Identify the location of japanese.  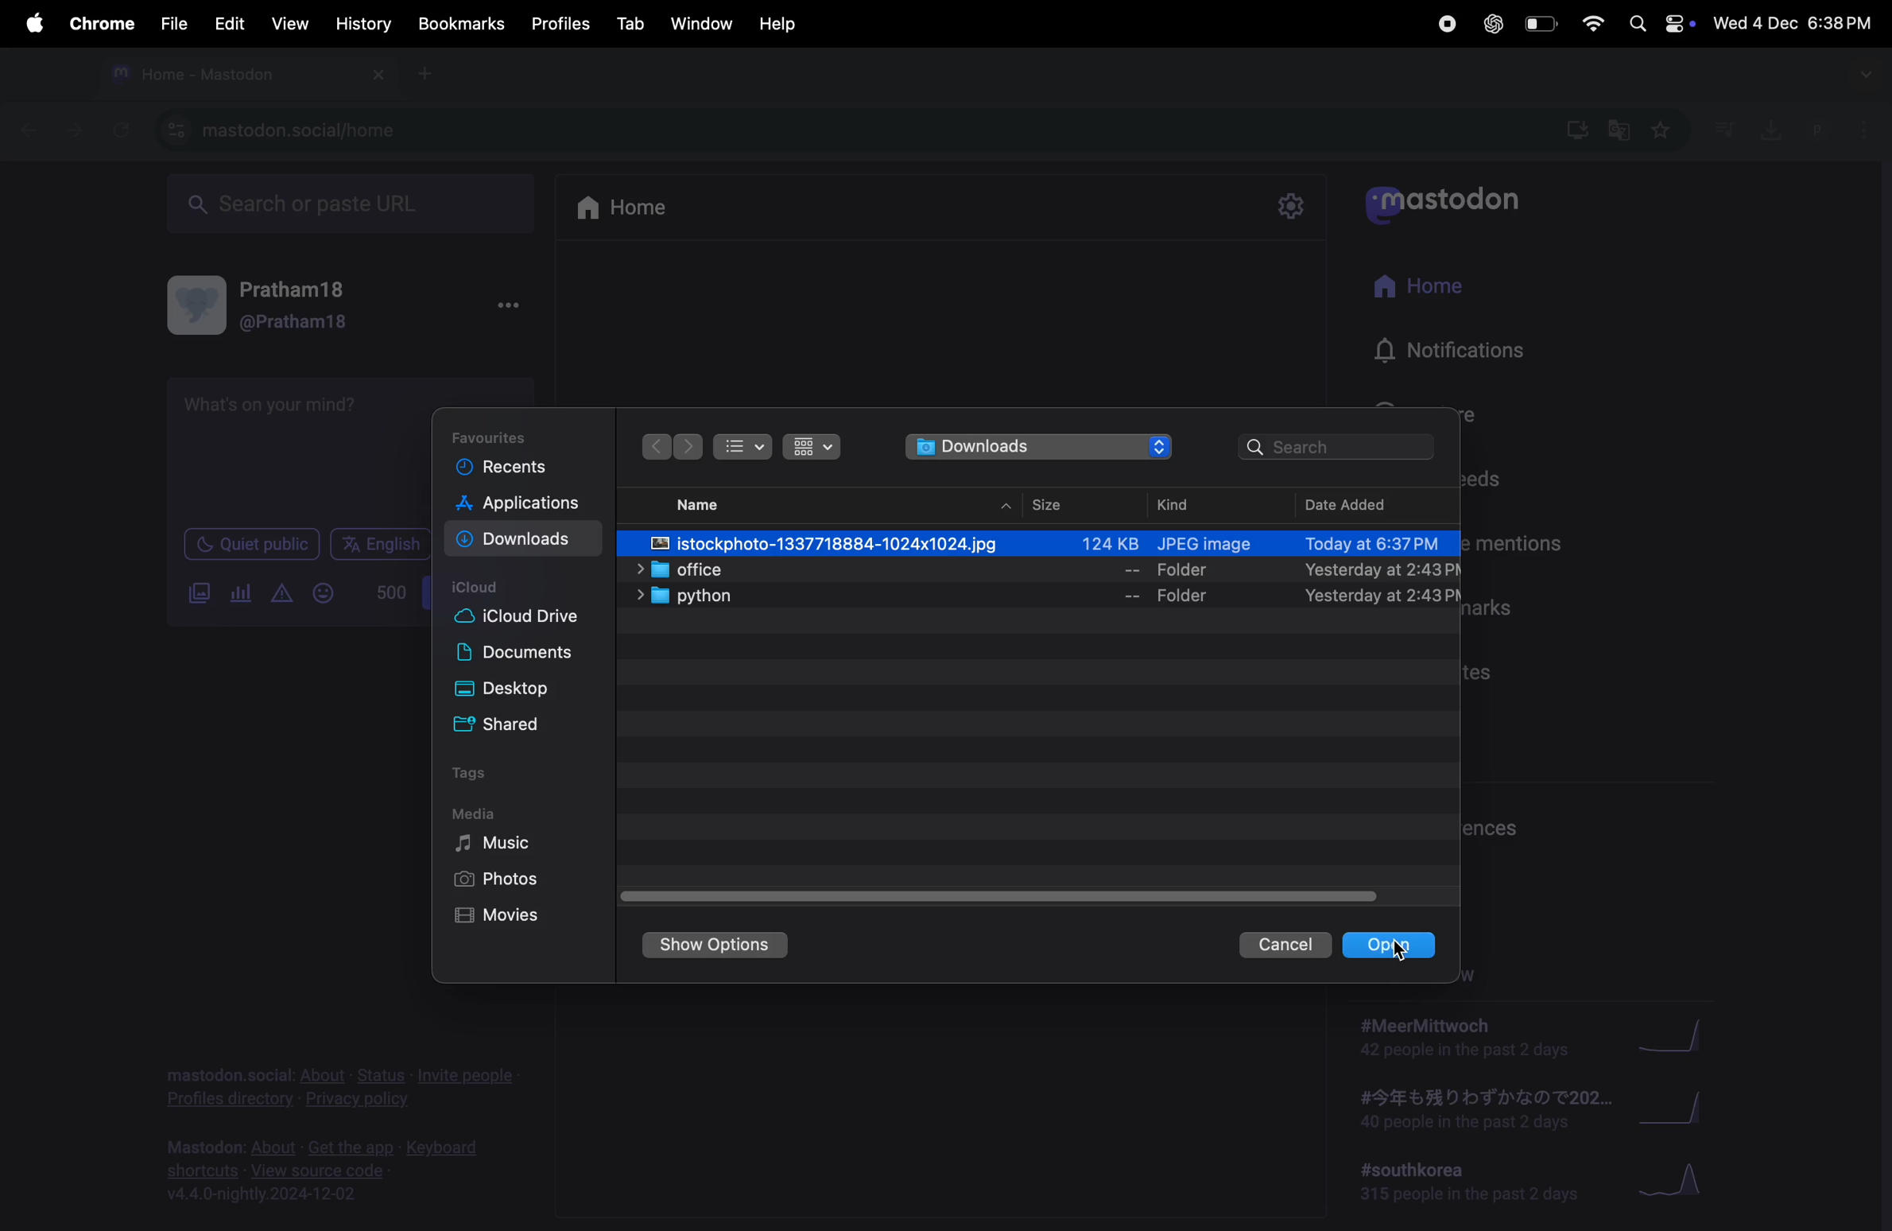
(1477, 1111).